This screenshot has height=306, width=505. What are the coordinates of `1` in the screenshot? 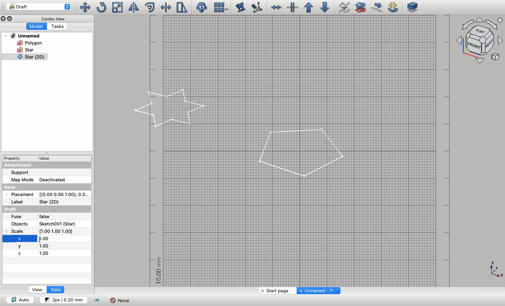 It's located at (44, 239).